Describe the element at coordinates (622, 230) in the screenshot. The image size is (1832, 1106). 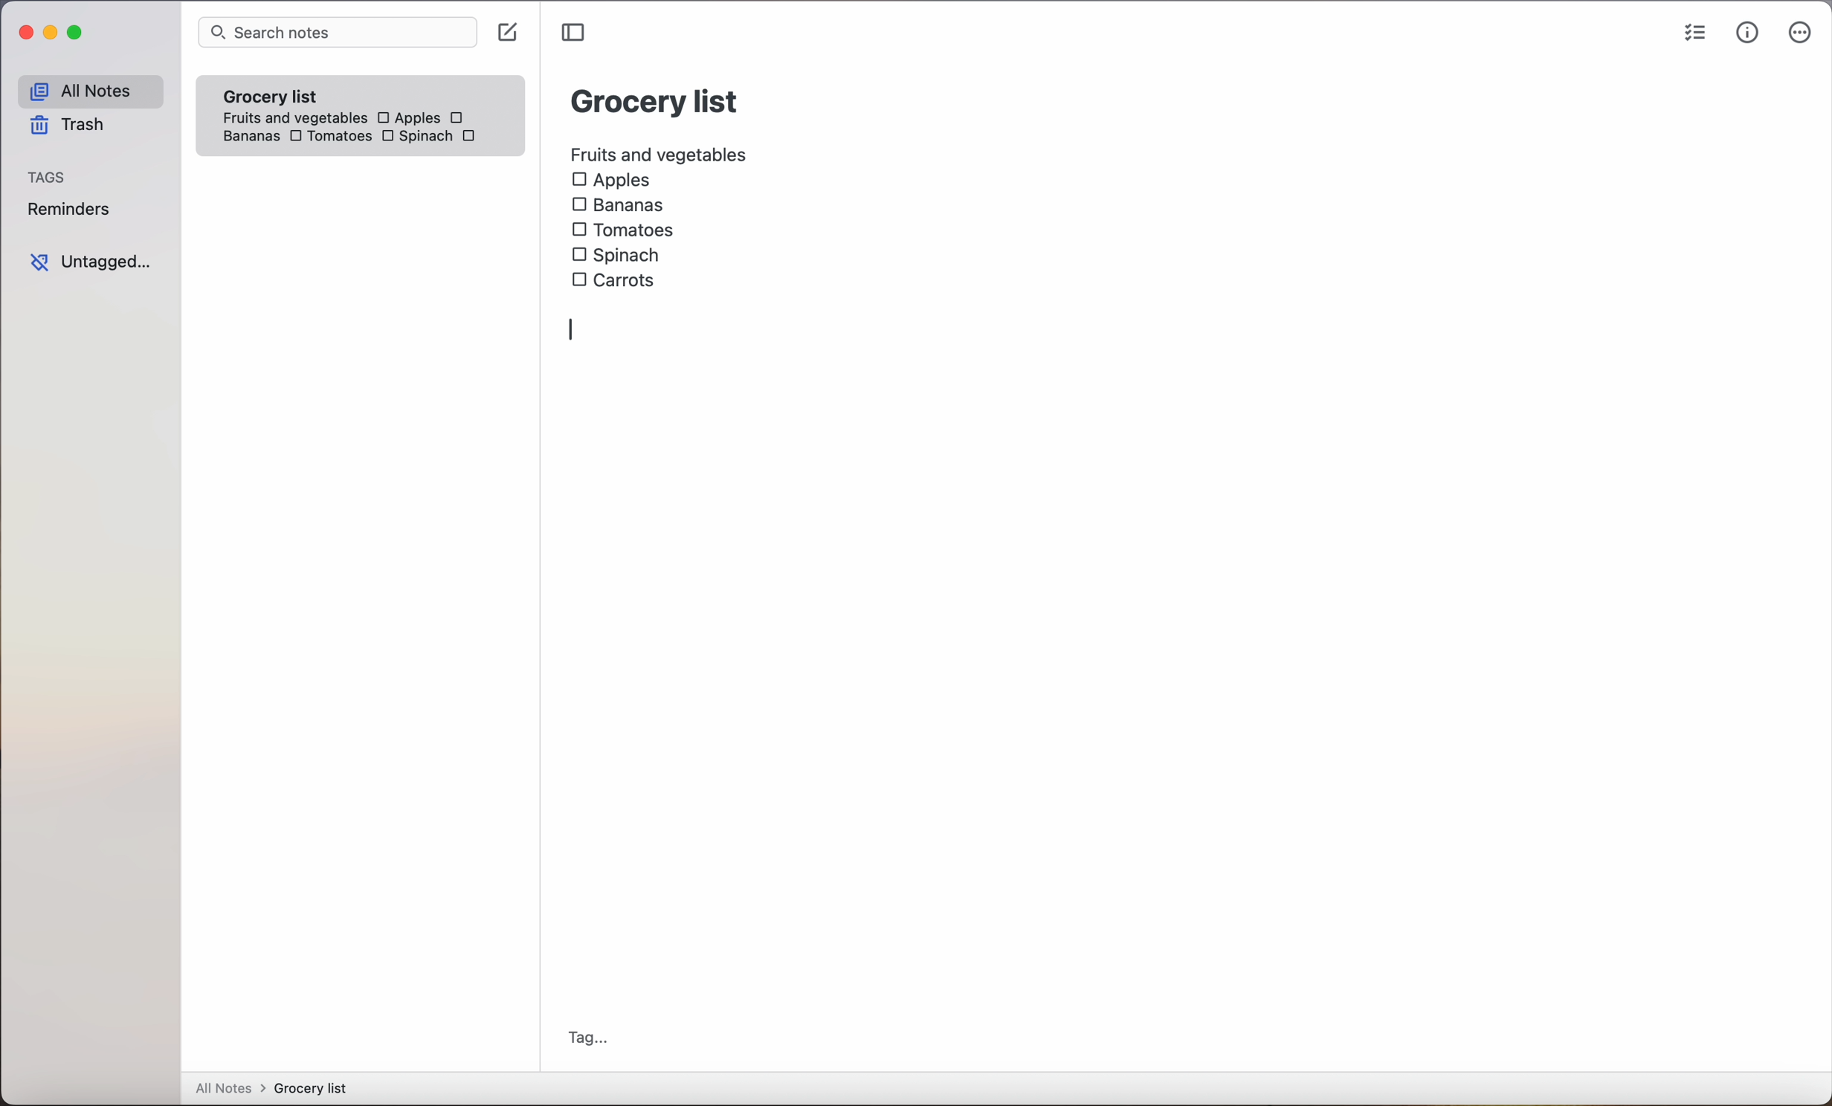
I see `Tomatoes checkbox` at that location.